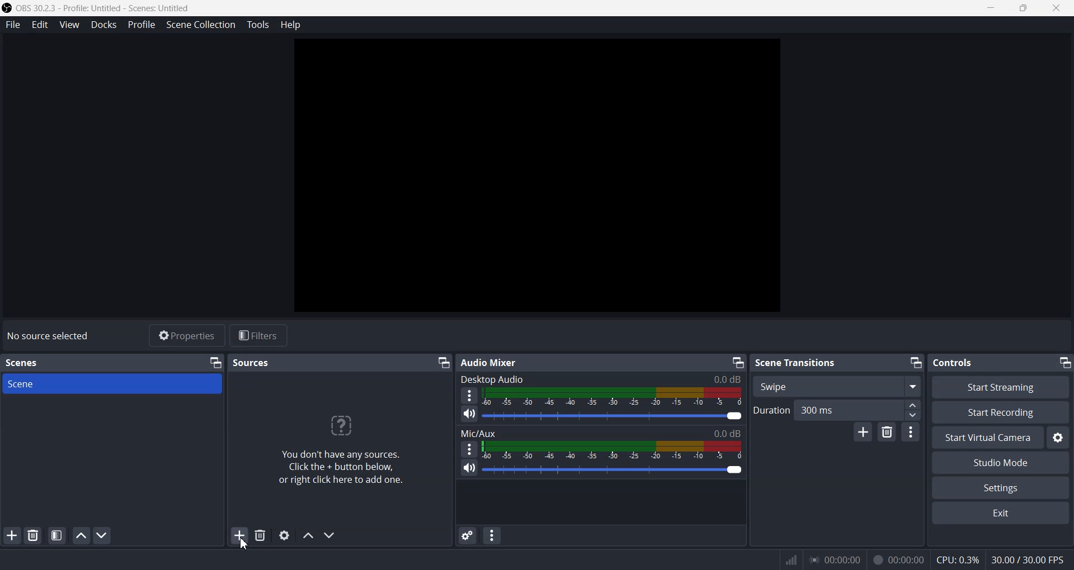 The width and height of the screenshot is (1074, 570). What do you see at coordinates (27, 362) in the screenshot?
I see `Scenes` at bounding box center [27, 362].